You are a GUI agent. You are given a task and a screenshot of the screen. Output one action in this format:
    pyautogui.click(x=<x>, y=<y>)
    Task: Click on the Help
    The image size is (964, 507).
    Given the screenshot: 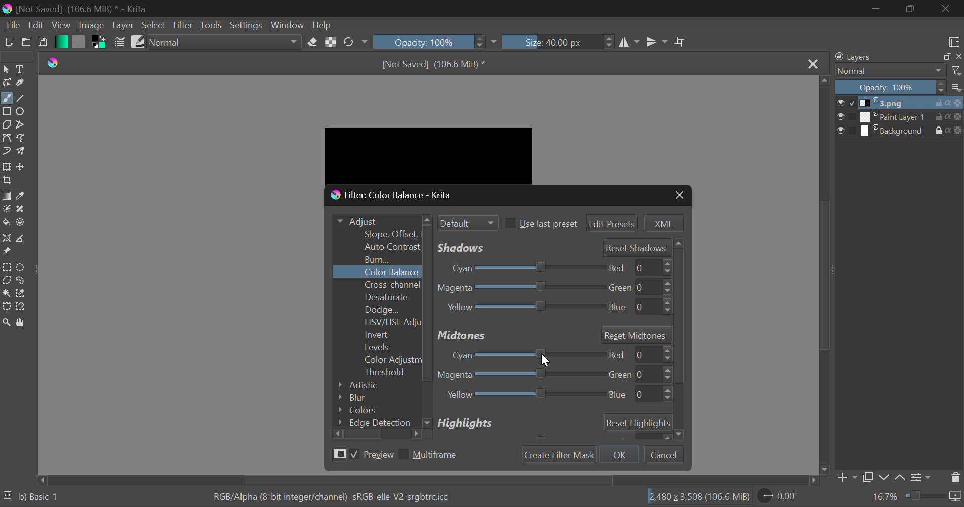 What is the action you would take?
    pyautogui.click(x=322, y=25)
    